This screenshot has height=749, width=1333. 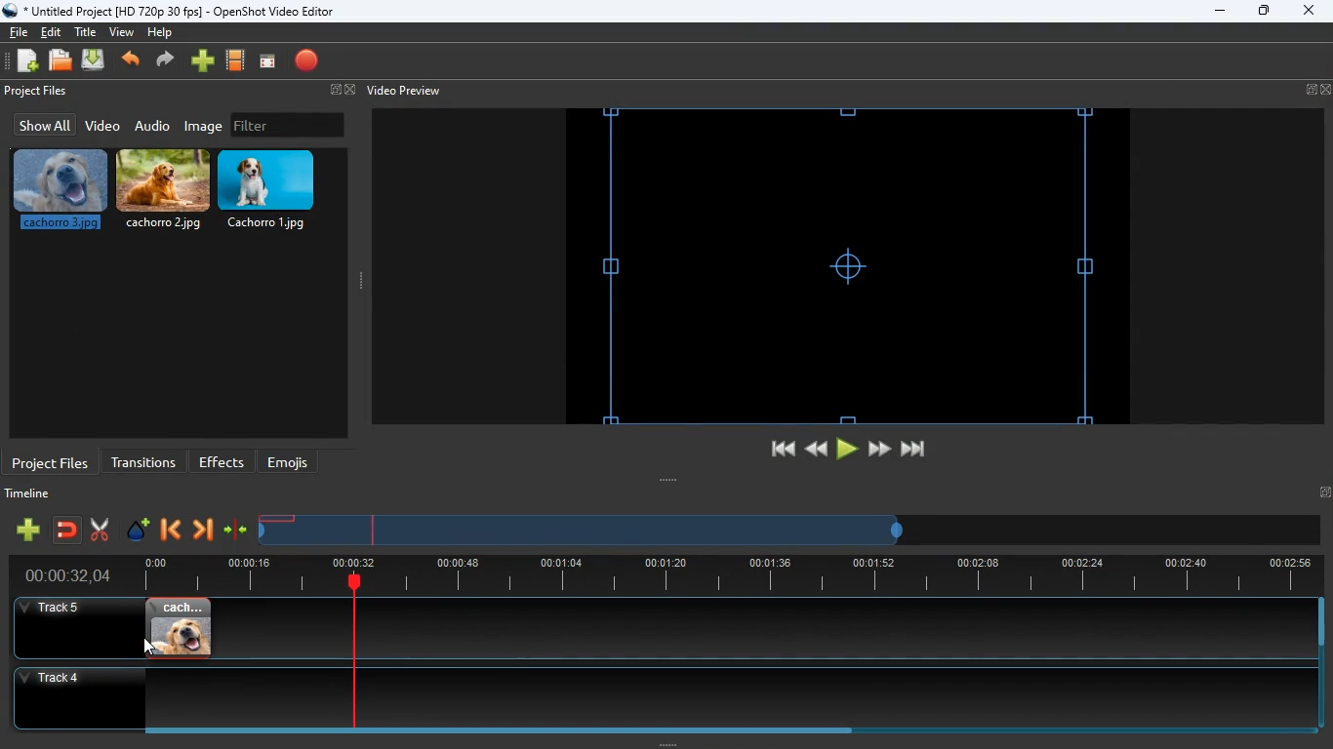 What do you see at coordinates (1220, 12) in the screenshot?
I see `minimize` at bounding box center [1220, 12].